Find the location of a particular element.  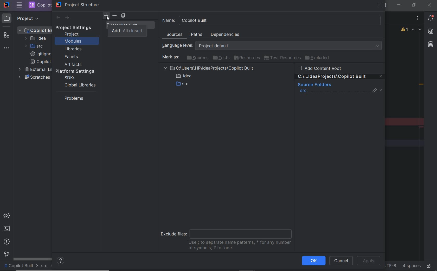

artifacts is located at coordinates (74, 64).